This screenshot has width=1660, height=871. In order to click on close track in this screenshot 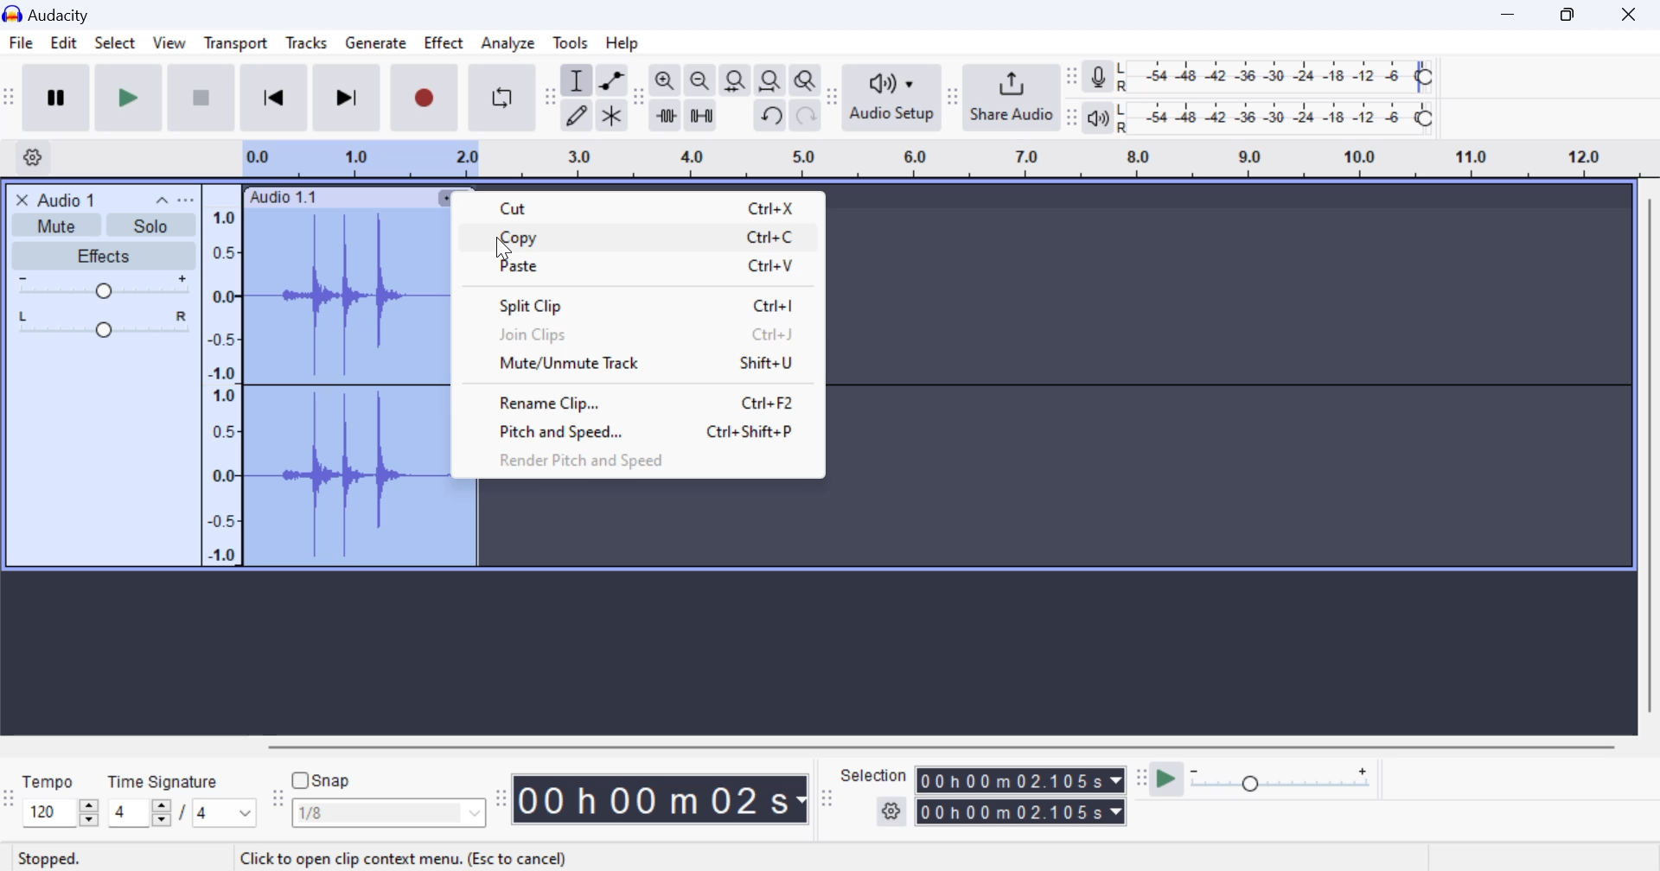, I will do `click(22, 199)`.